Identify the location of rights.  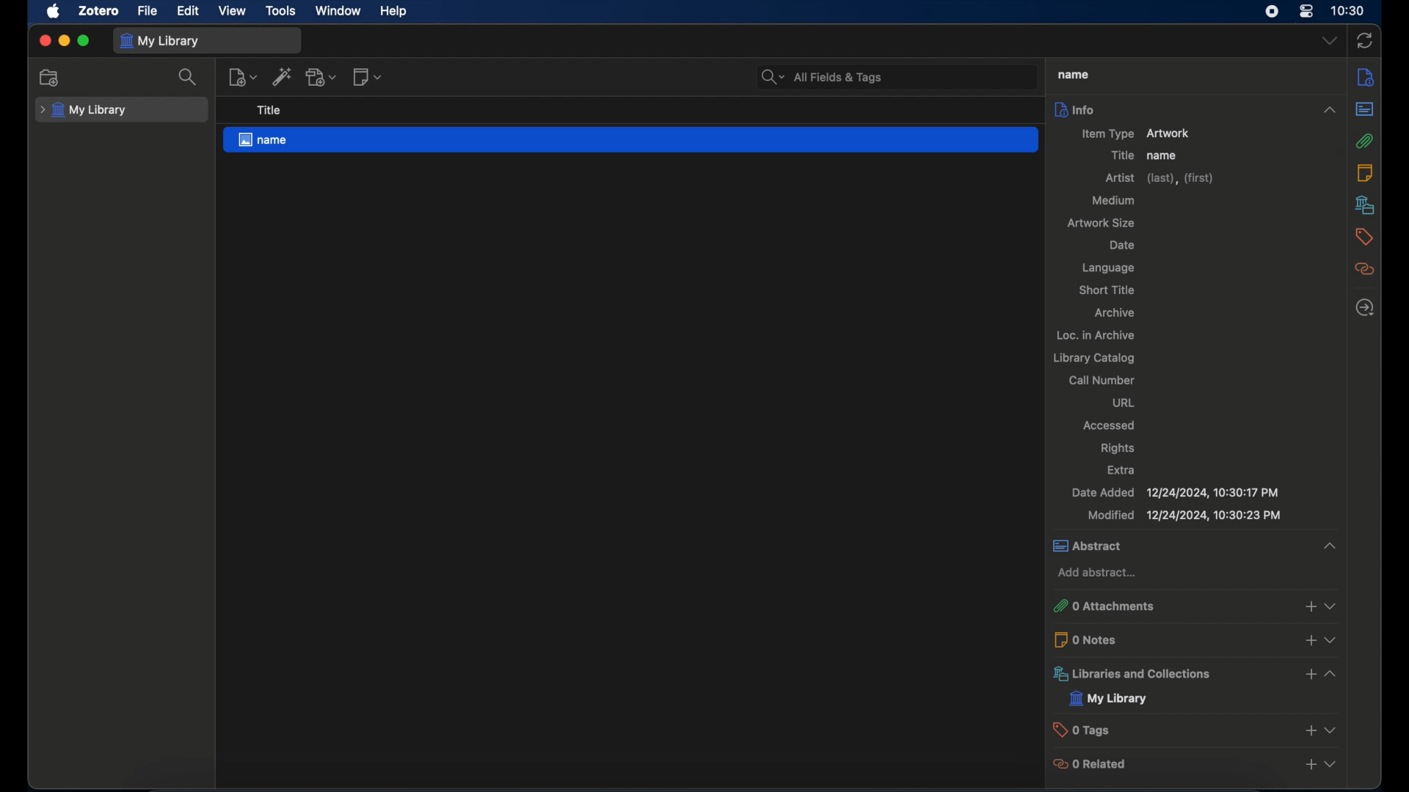
(1118, 449).